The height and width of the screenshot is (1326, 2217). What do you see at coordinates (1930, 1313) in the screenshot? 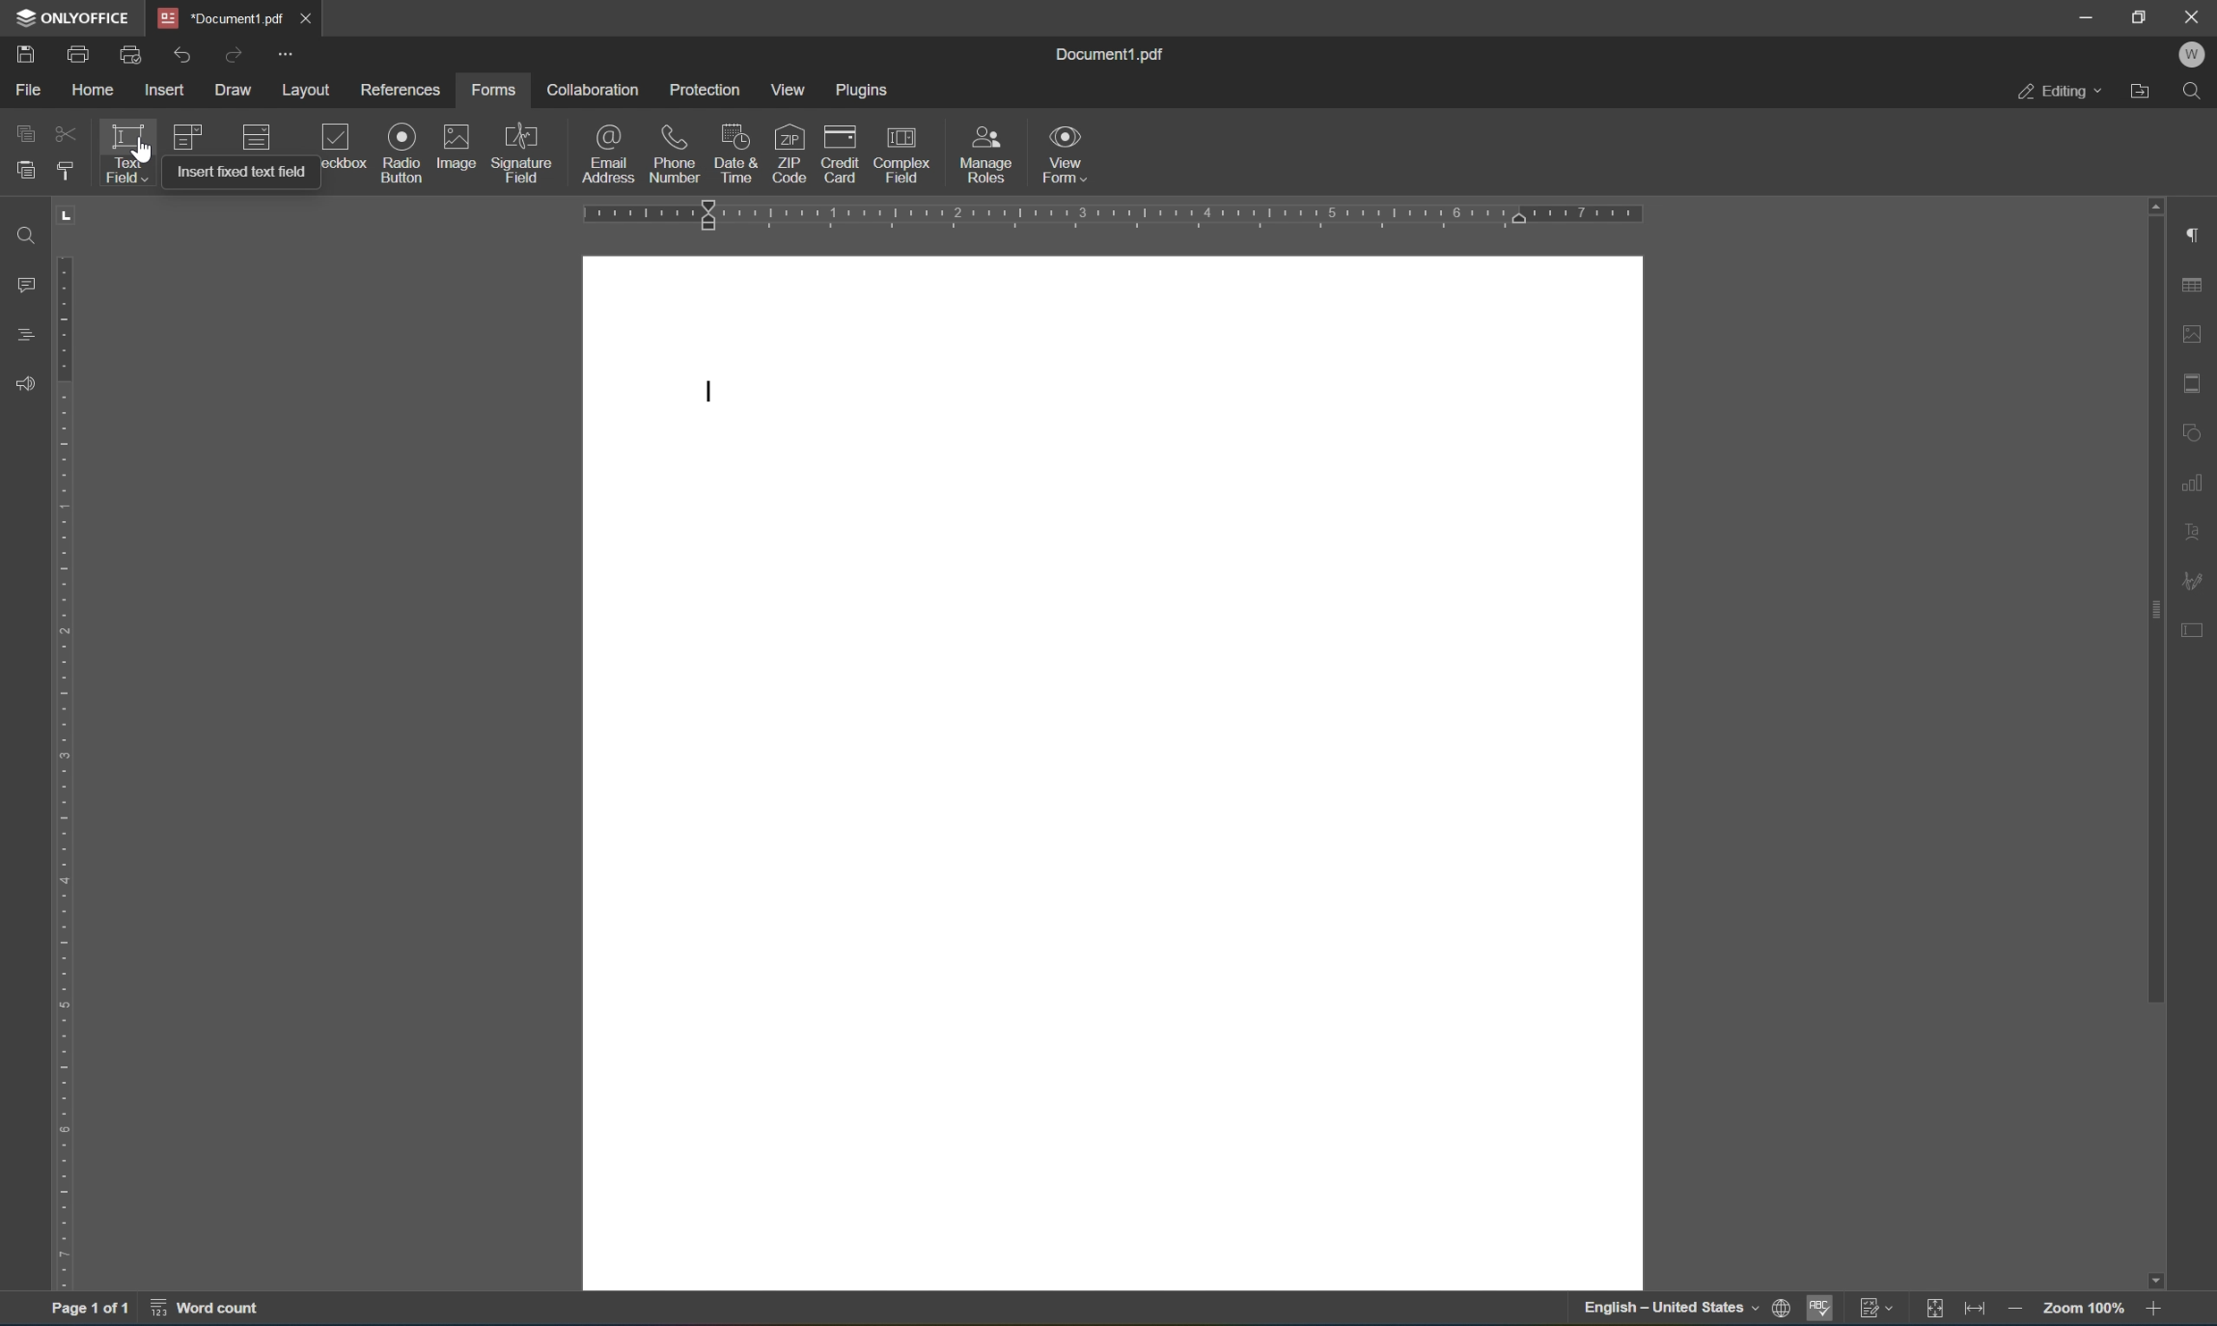
I see `fit to slide` at bounding box center [1930, 1313].